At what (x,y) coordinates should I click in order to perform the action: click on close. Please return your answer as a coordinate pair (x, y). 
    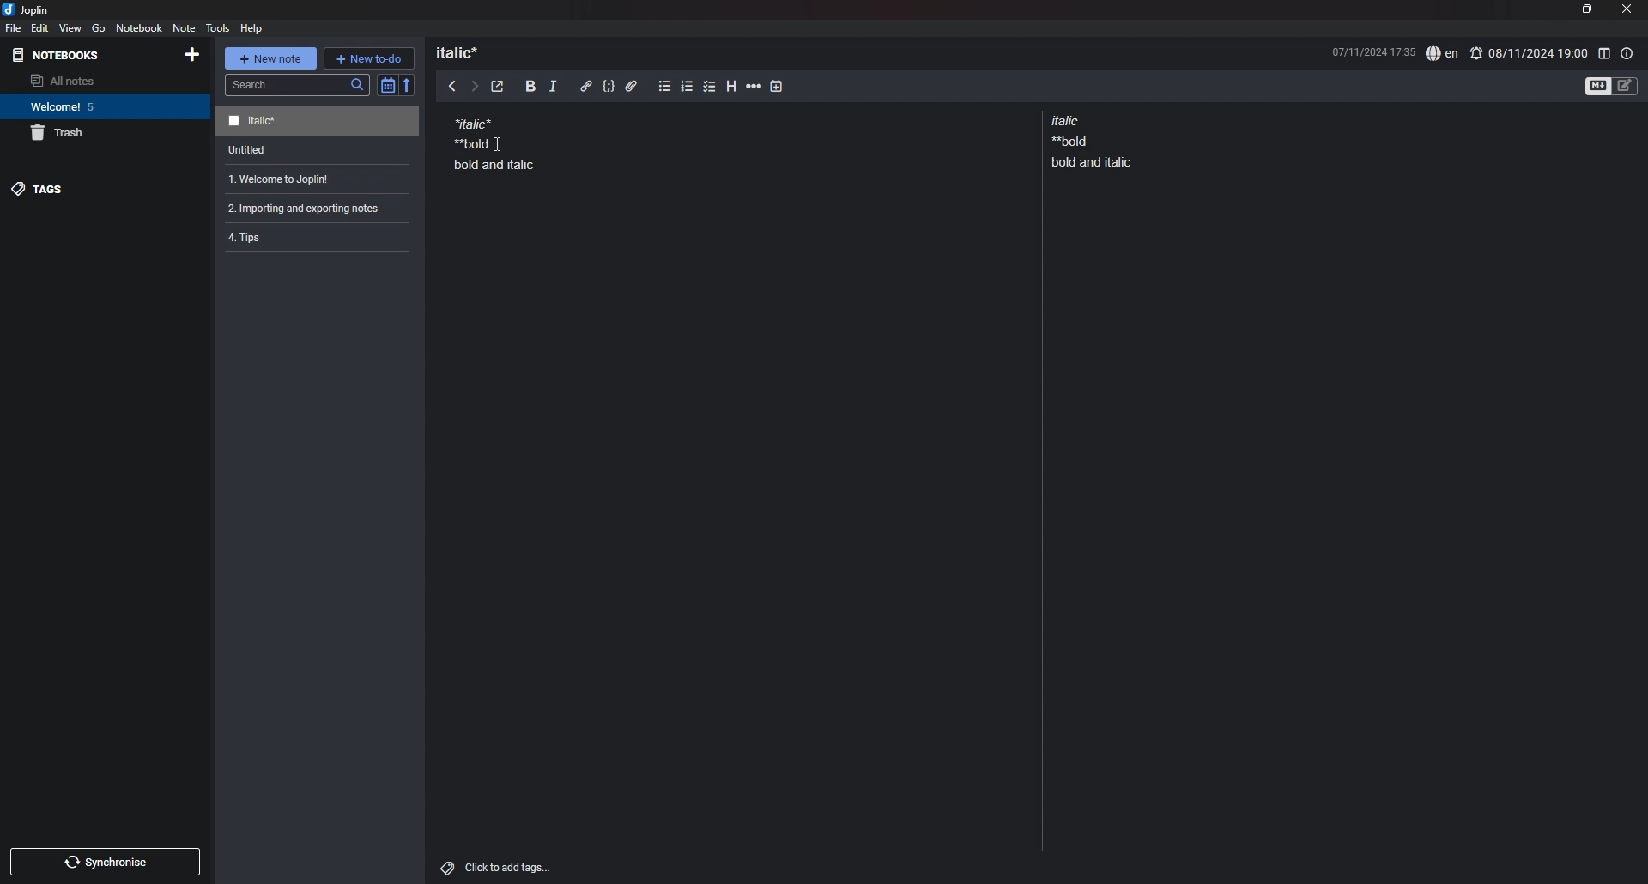
    Looking at the image, I should click on (1628, 9).